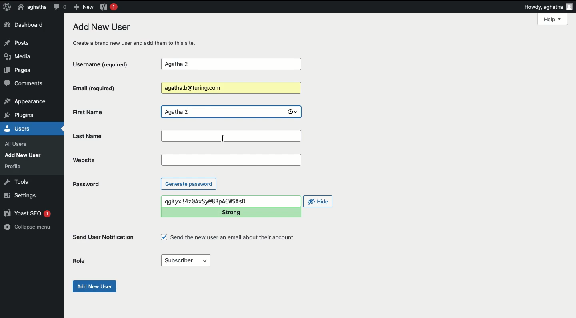 The image size is (576, 318). What do you see at coordinates (318, 201) in the screenshot?
I see `Hide` at bounding box center [318, 201].